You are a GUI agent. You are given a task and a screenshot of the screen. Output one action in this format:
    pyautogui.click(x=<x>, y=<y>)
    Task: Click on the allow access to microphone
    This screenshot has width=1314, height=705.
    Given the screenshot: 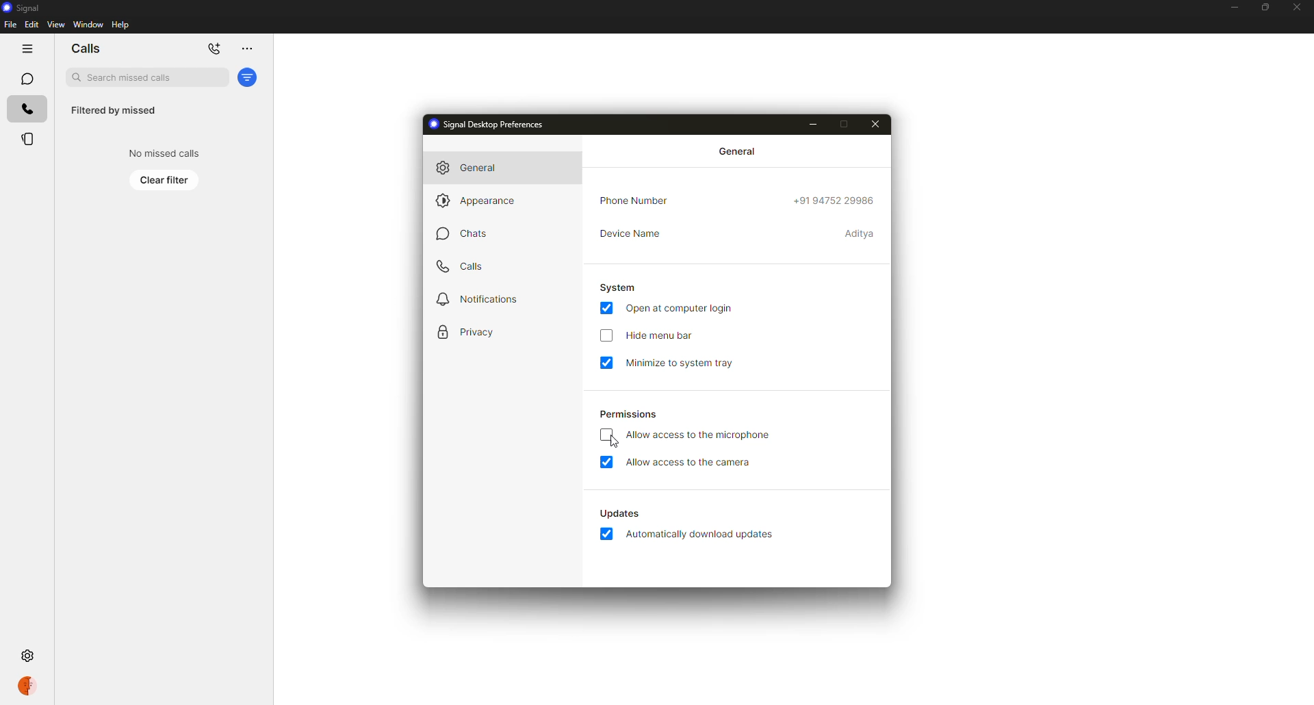 What is the action you would take?
    pyautogui.click(x=701, y=435)
    